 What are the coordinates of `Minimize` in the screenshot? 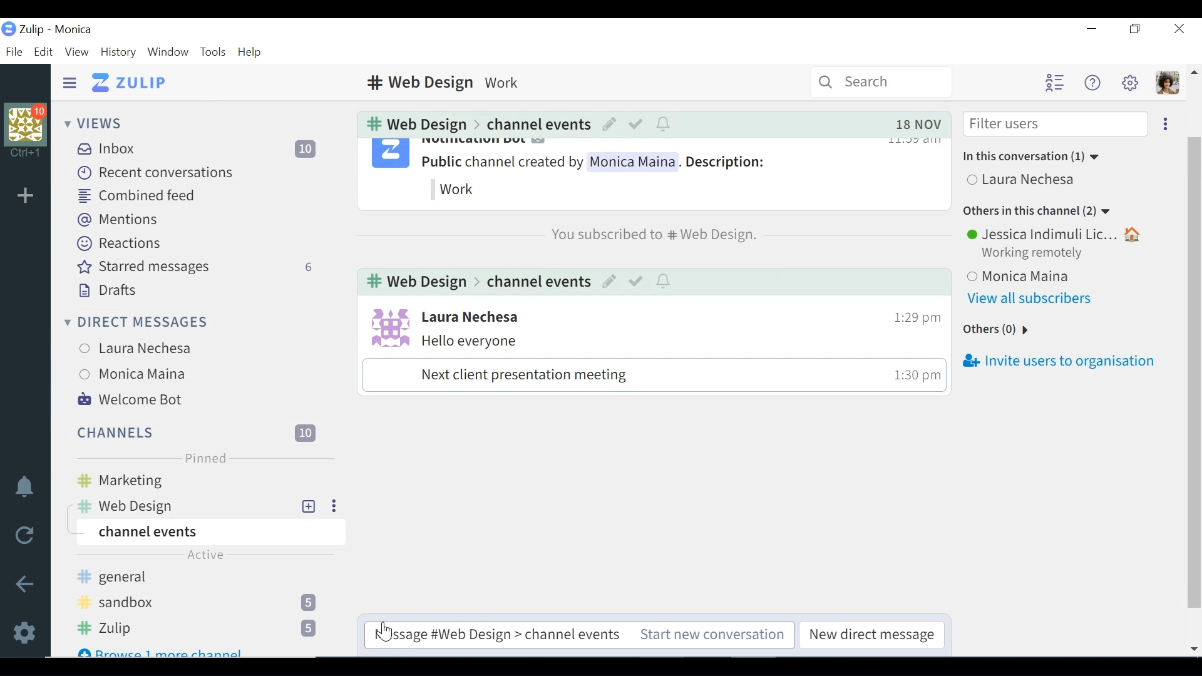 It's located at (1091, 29).